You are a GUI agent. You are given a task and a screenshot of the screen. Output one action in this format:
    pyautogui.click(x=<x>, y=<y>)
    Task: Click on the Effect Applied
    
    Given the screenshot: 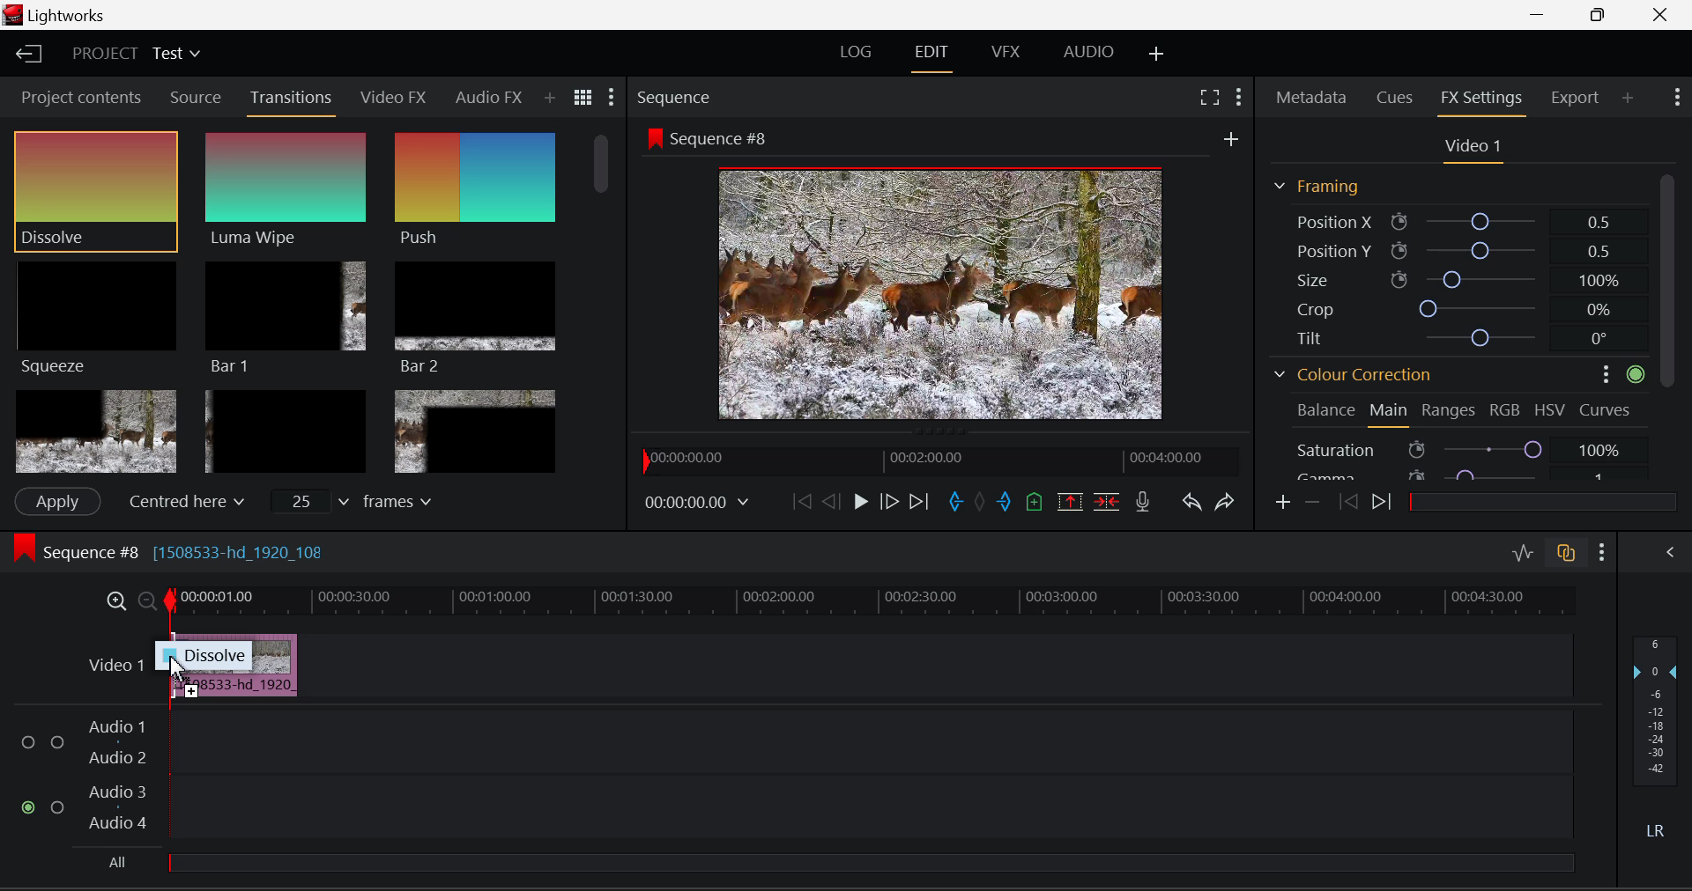 What is the action you would take?
    pyautogui.click(x=247, y=681)
    